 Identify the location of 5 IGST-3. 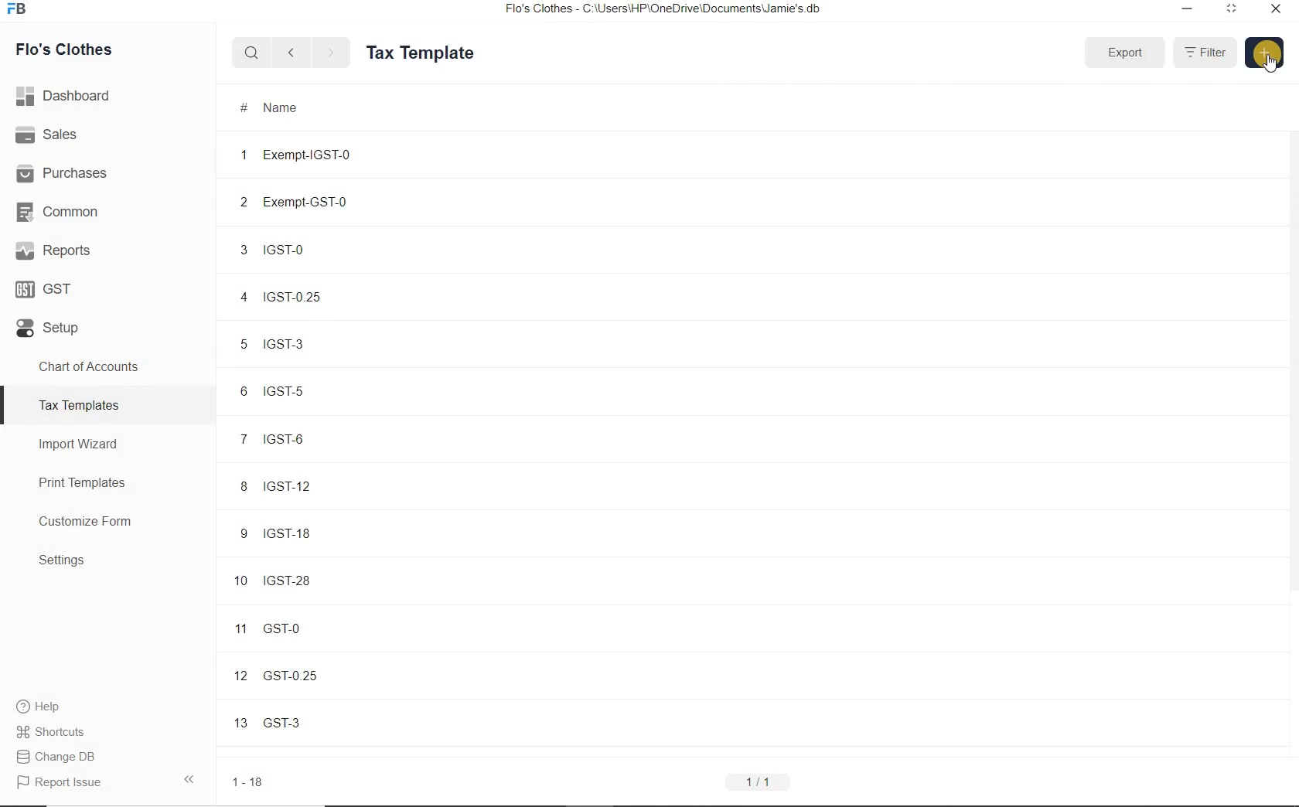
(319, 343).